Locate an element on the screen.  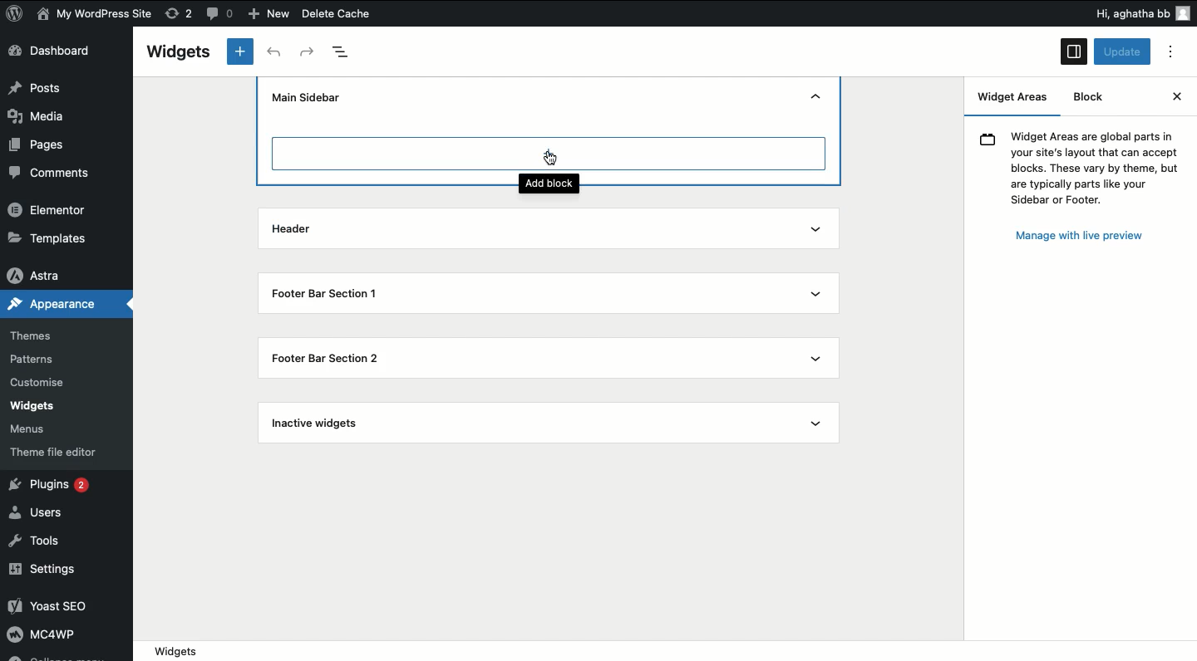
Main sidebar is located at coordinates (307, 97).